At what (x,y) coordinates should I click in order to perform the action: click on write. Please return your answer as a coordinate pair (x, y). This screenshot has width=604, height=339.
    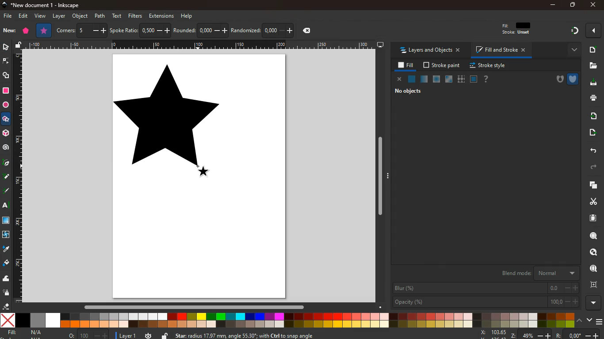
    Looking at the image, I should click on (6, 190).